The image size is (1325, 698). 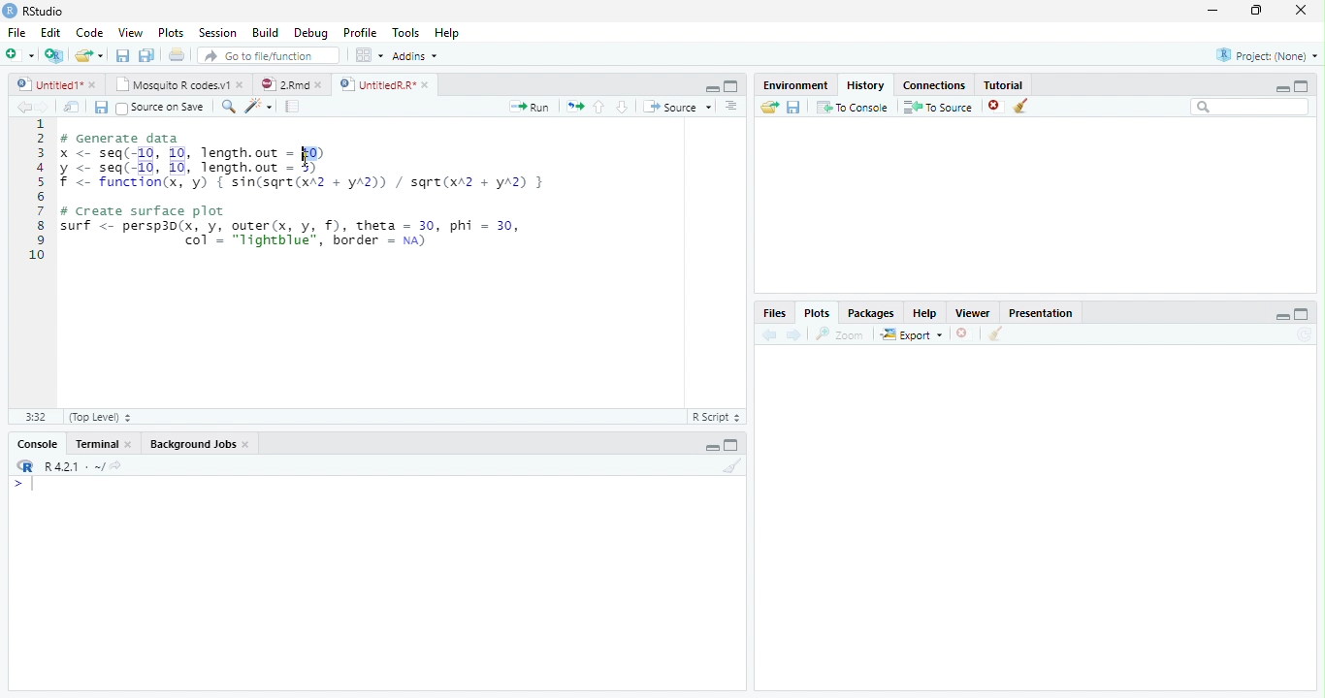 What do you see at coordinates (81, 55) in the screenshot?
I see `Open an existing file` at bounding box center [81, 55].